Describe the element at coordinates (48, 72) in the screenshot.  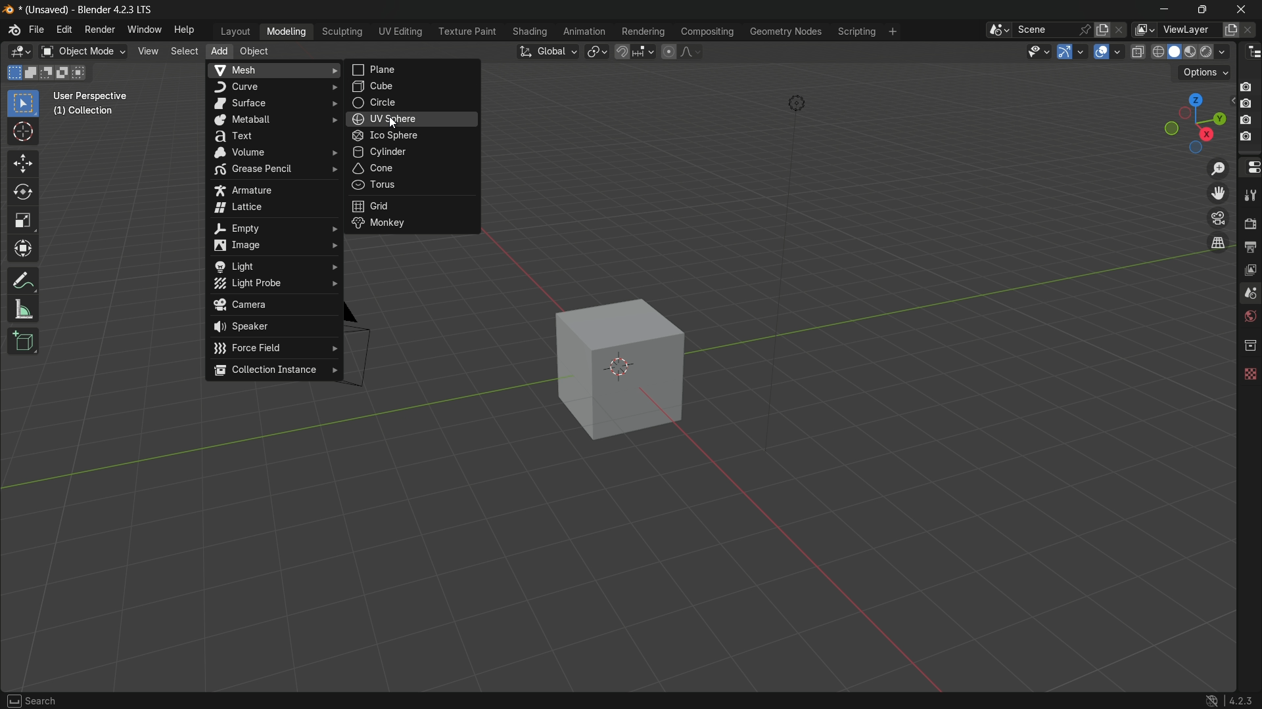
I see `subtract existing selection` at that location.